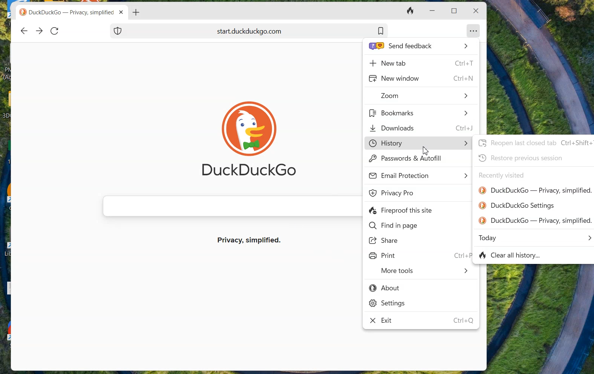 The height and width of the screenshot is (374, 594). Describe the element at coordinates (39, 31) in the screenshot. I see `Forward` at that location.